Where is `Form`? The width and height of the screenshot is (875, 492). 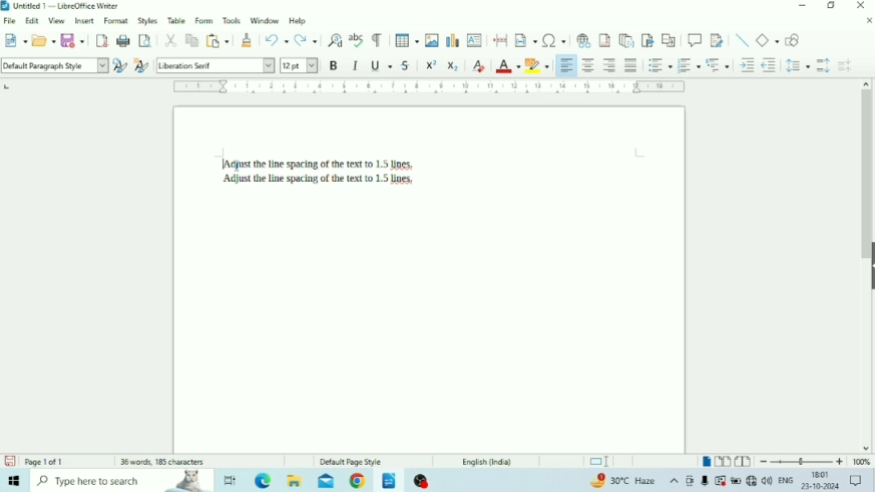
Form is located at coordinates (204, 21).